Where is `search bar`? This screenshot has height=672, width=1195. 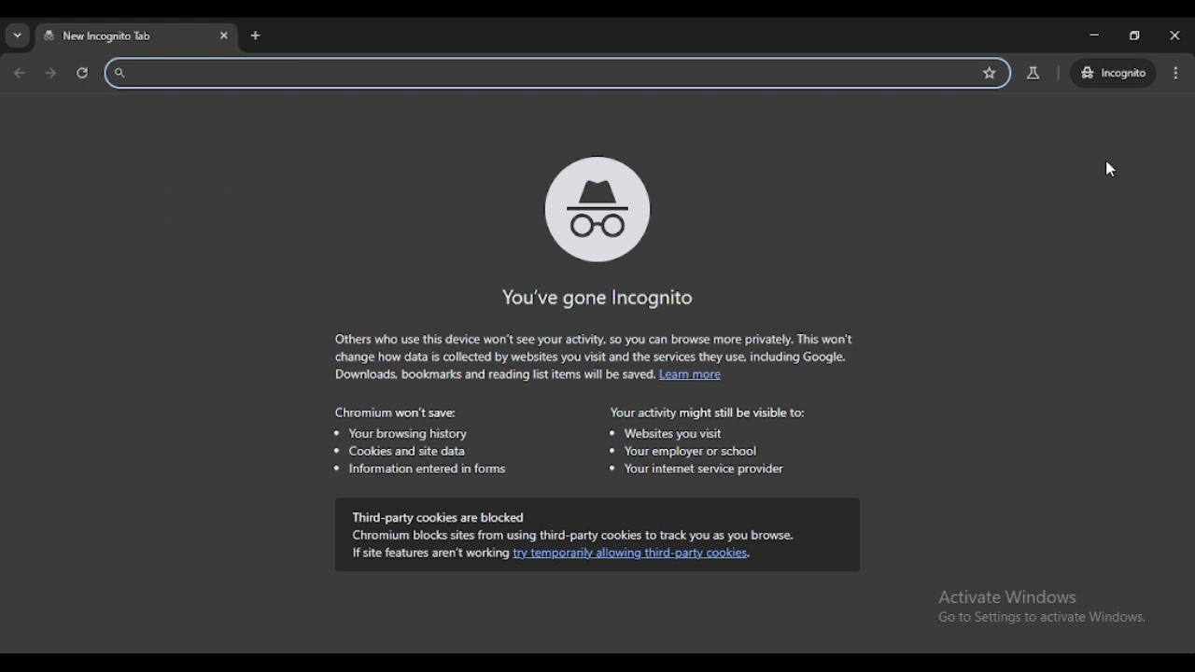
search bar is located at coordinates (530, 73).